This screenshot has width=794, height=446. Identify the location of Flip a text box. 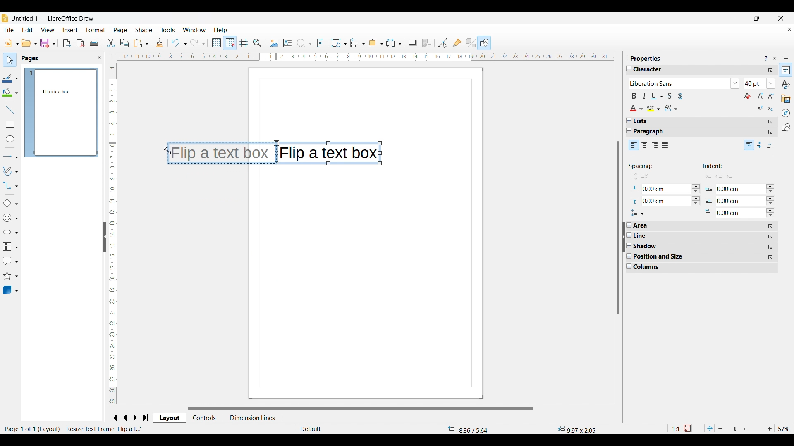
(330, 153).